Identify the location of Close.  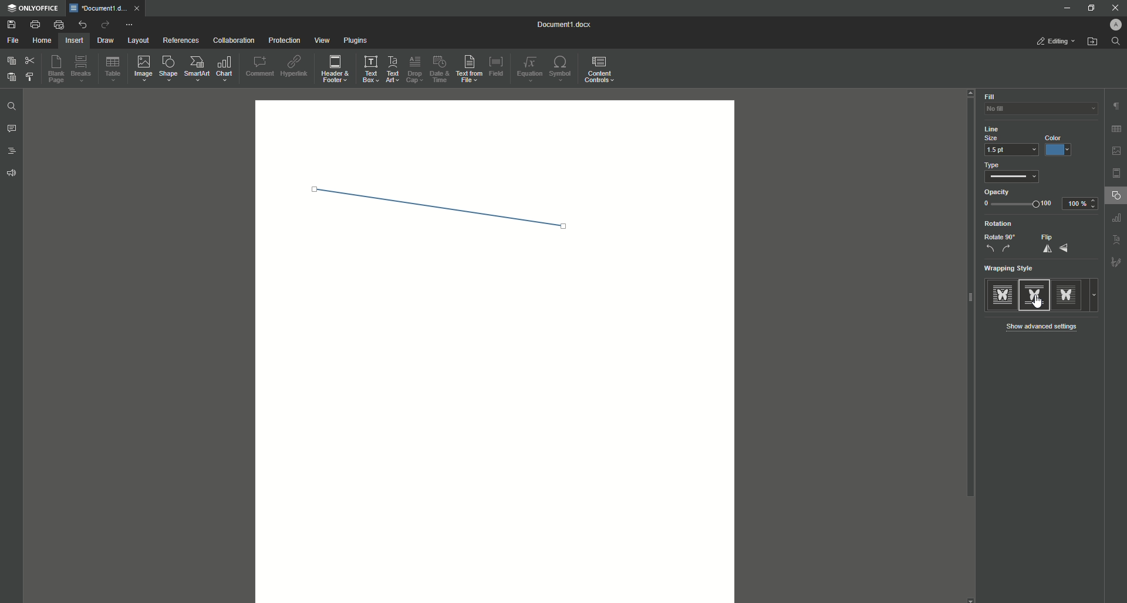
(1116, 8).